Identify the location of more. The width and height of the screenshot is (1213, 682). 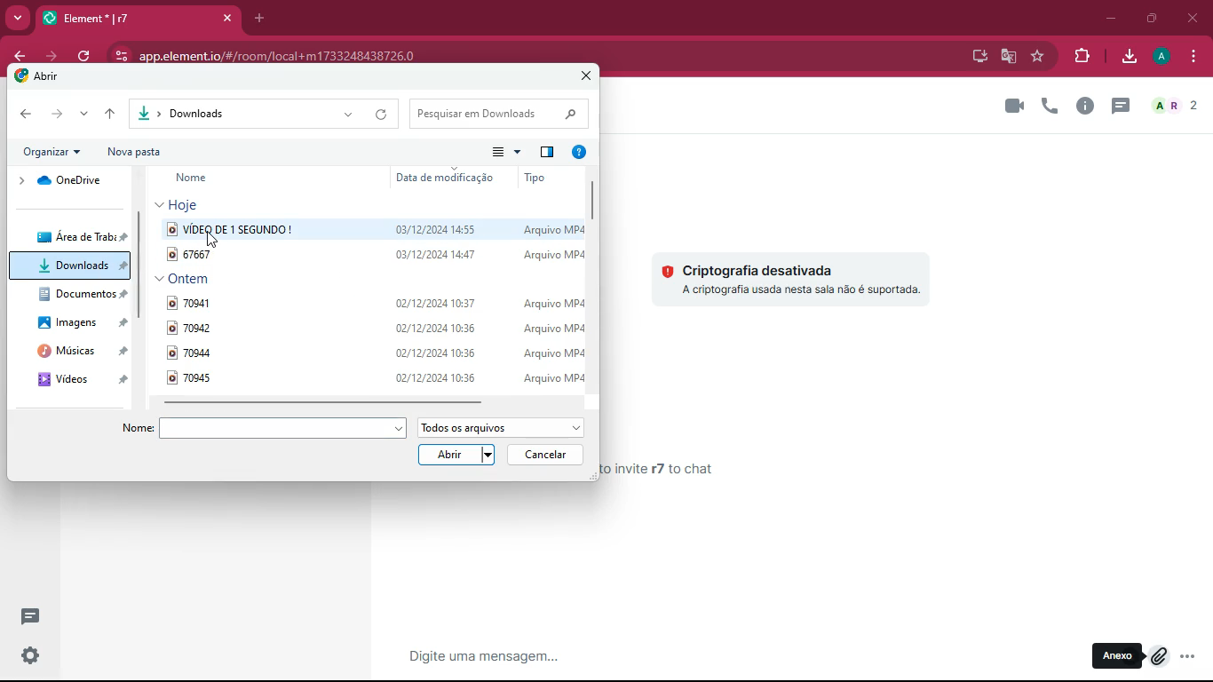
(84, 114).